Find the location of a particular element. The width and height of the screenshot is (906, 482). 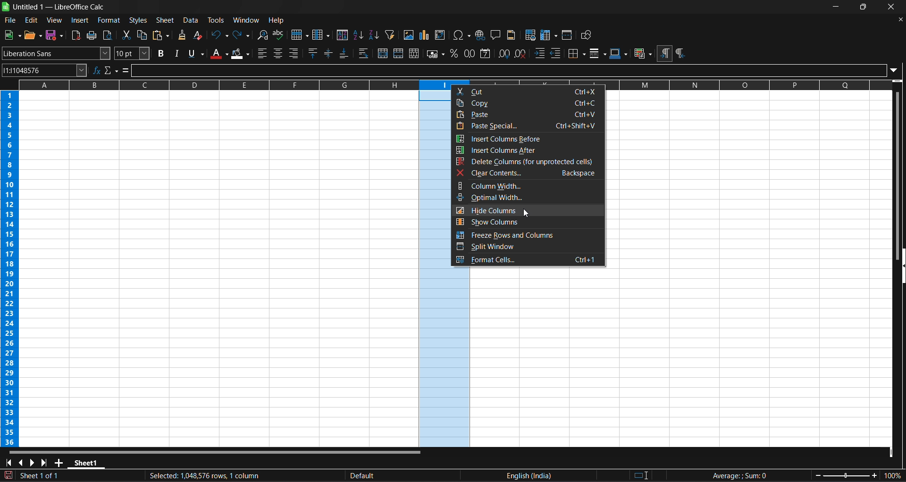

select function is located at coordinates (112, 70).